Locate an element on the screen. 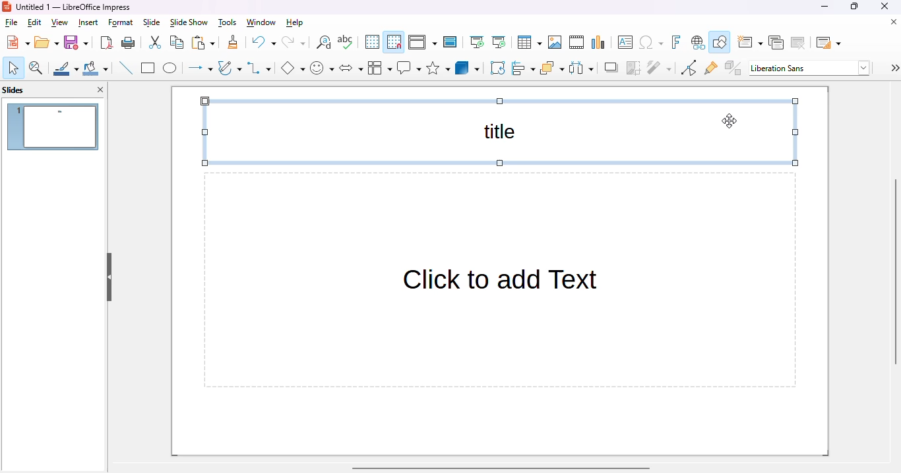  curves and polygons is located at coordinates (230, 68).